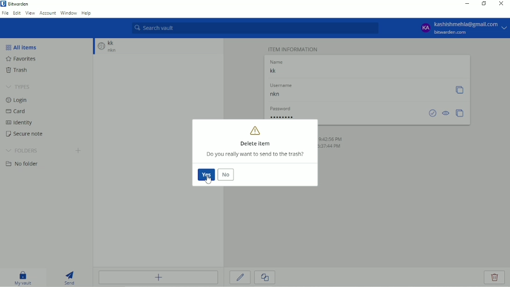 Image resolution: width=510 pixels, height=287 pixels. I want to click on username, so click(281, 86).